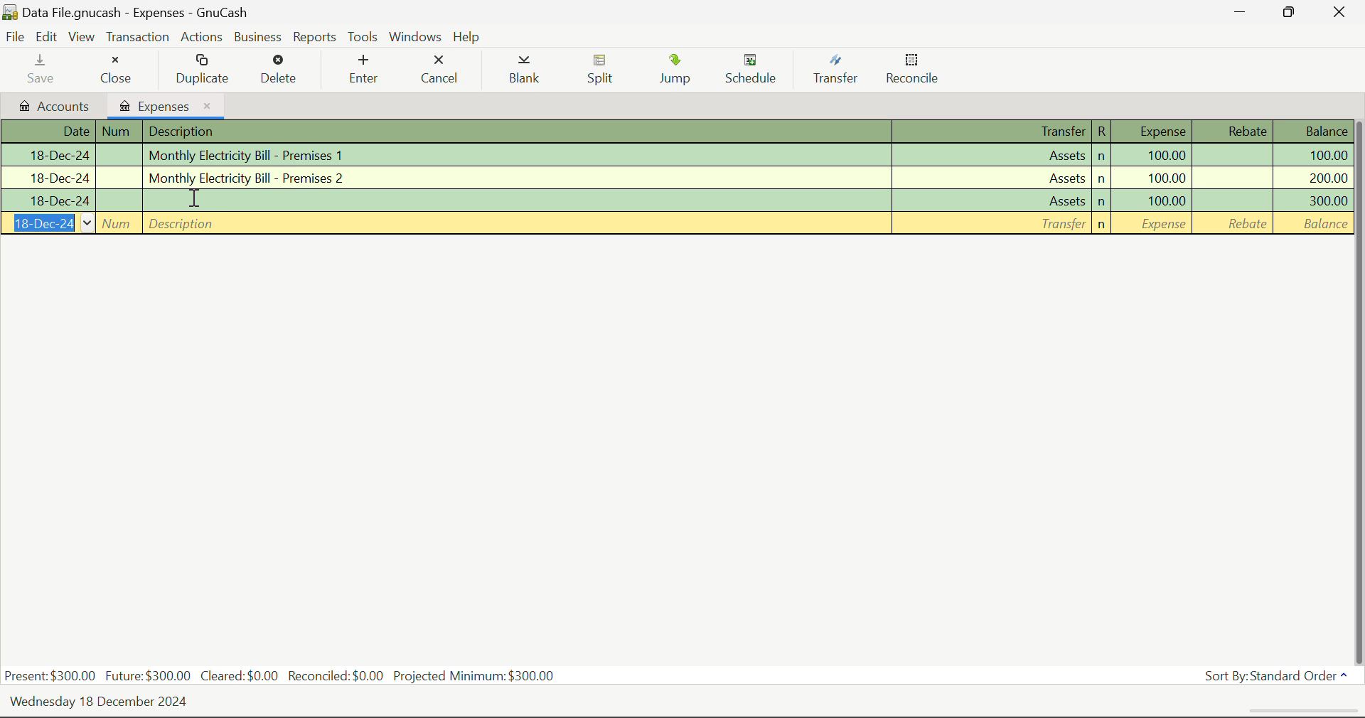 The image size is (1365, 718). Describe the element at coordinates (682, 72) in the screenshot. I see `Jump ` at that location.